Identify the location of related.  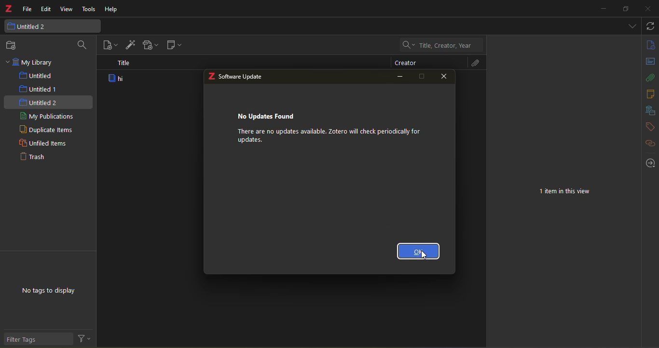
(649, 143).